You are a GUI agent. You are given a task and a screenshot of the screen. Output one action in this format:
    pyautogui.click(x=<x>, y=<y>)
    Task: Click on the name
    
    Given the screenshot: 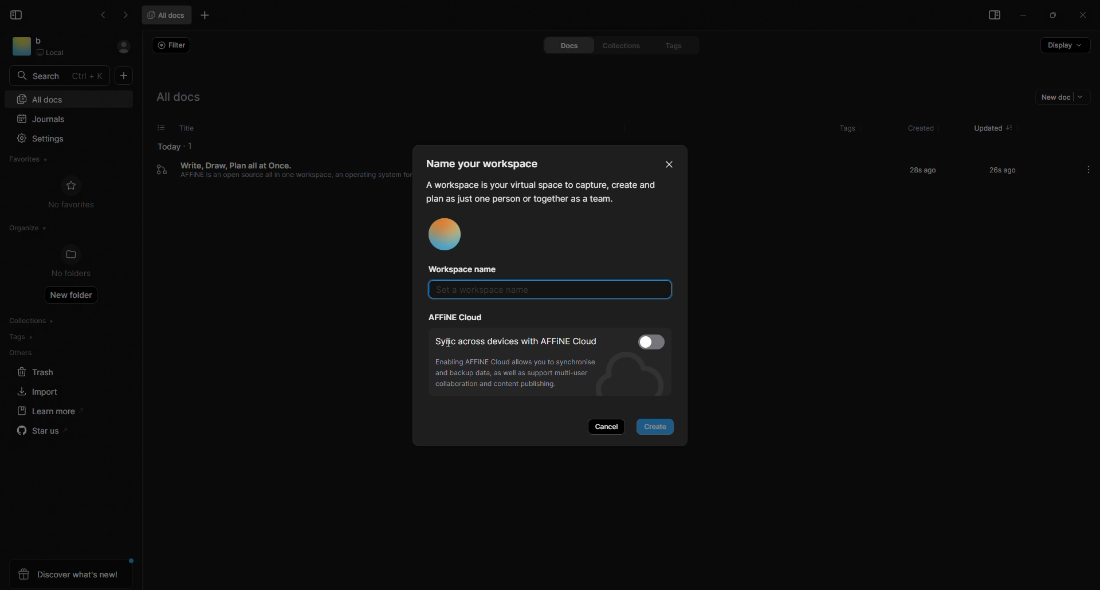 What is the action you would take?
    pyautogui.click(x=489, y=163)
    